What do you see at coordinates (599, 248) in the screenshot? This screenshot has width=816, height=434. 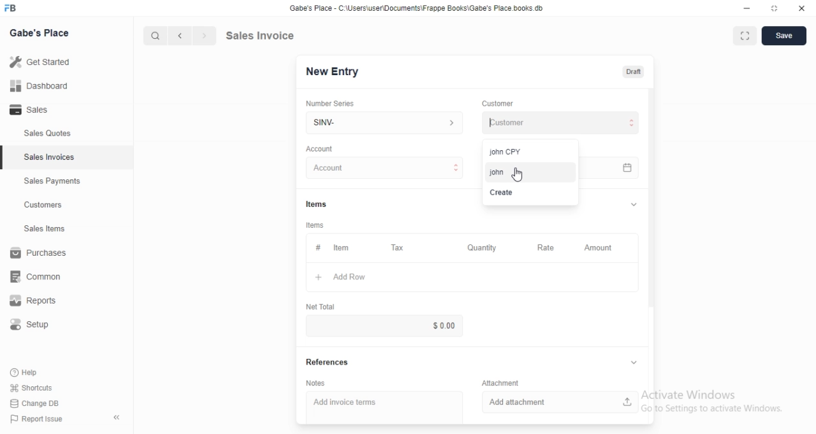 I see `‘Amount` at bounding box center [599, 248].